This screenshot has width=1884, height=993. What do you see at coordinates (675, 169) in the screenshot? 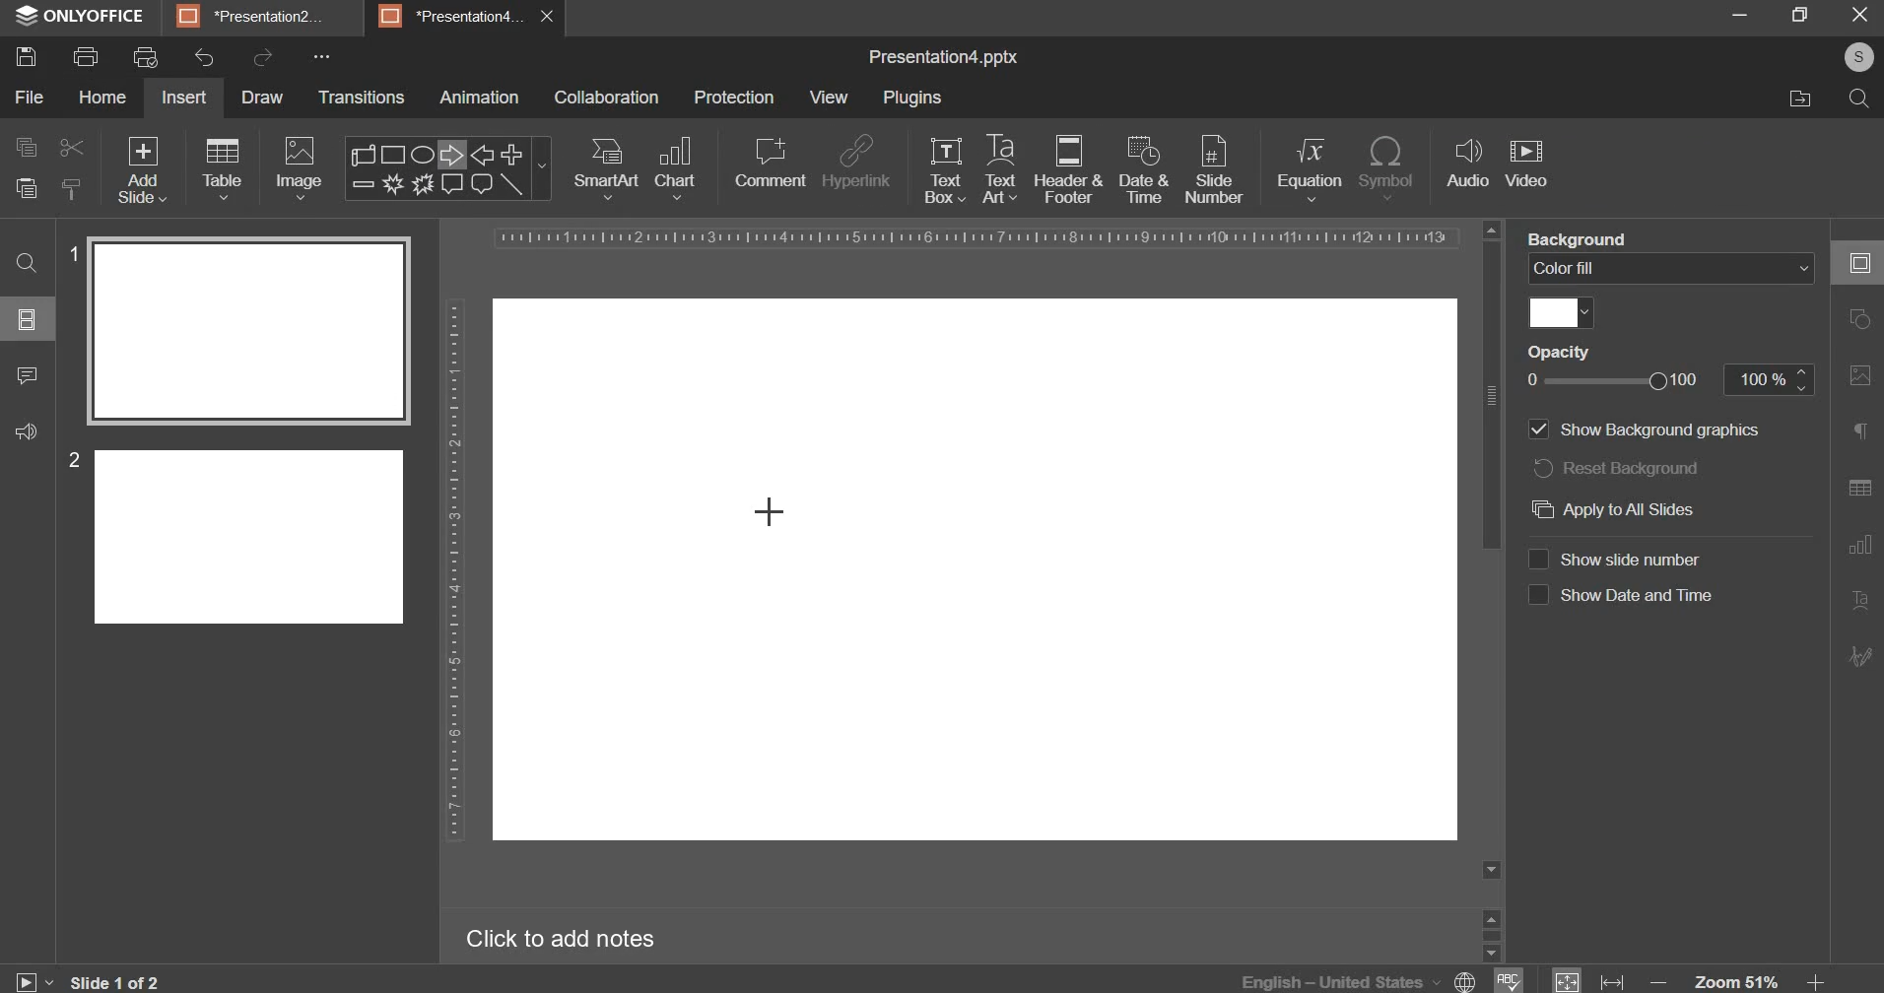
I see `chart` at bounding box center [675, 169].